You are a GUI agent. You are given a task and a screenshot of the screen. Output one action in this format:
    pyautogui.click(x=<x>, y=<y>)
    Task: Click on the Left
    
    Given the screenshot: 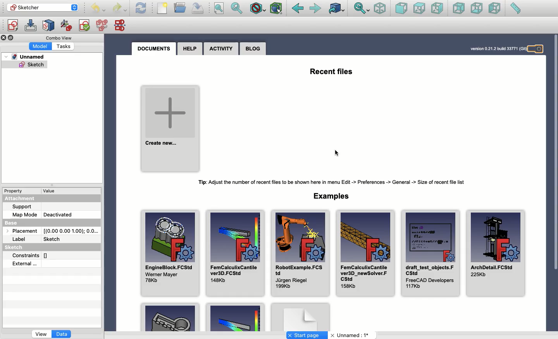 What is the action you would take?
    pyautogui.click(x=495, y=9)
    